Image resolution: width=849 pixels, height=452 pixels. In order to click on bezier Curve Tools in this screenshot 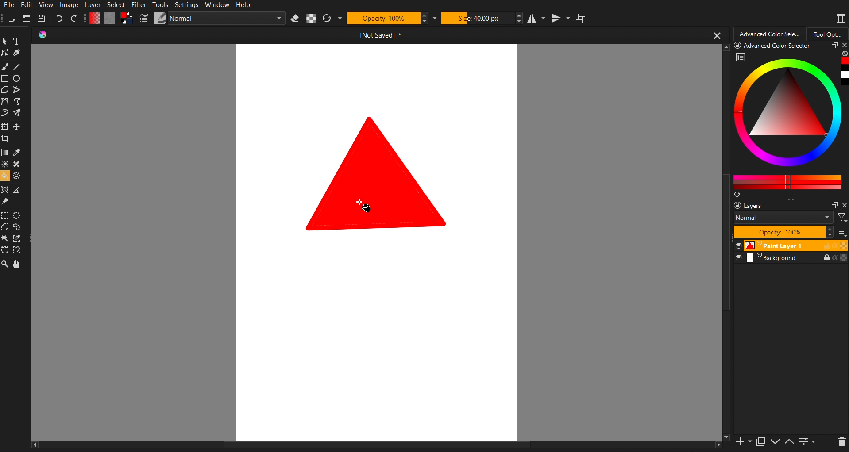, I will do `click(5, 102)`.